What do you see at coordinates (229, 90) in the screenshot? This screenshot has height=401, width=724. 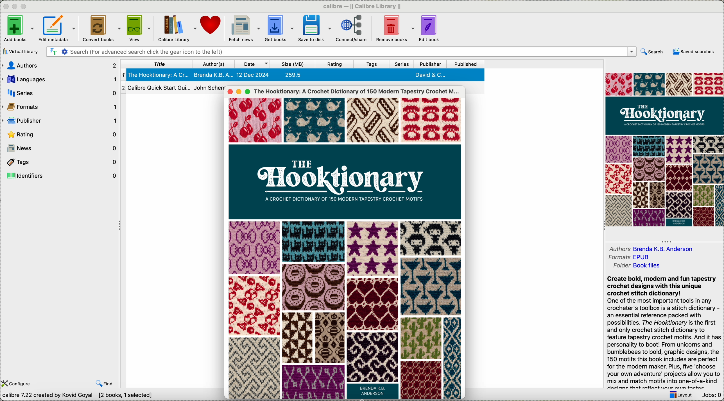 I see `close viewer` at bounding box center [229, 90].